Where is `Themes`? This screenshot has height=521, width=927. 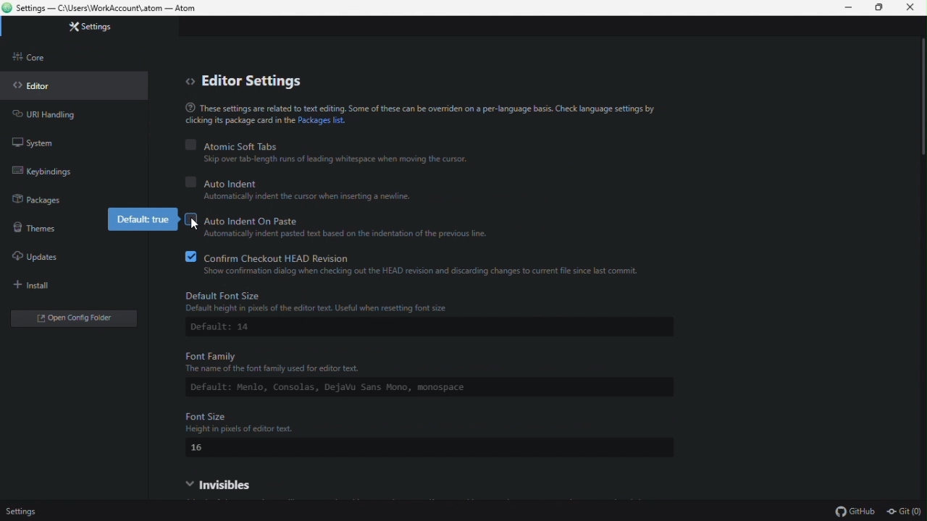
Themes is located at coordinates (43, 229).